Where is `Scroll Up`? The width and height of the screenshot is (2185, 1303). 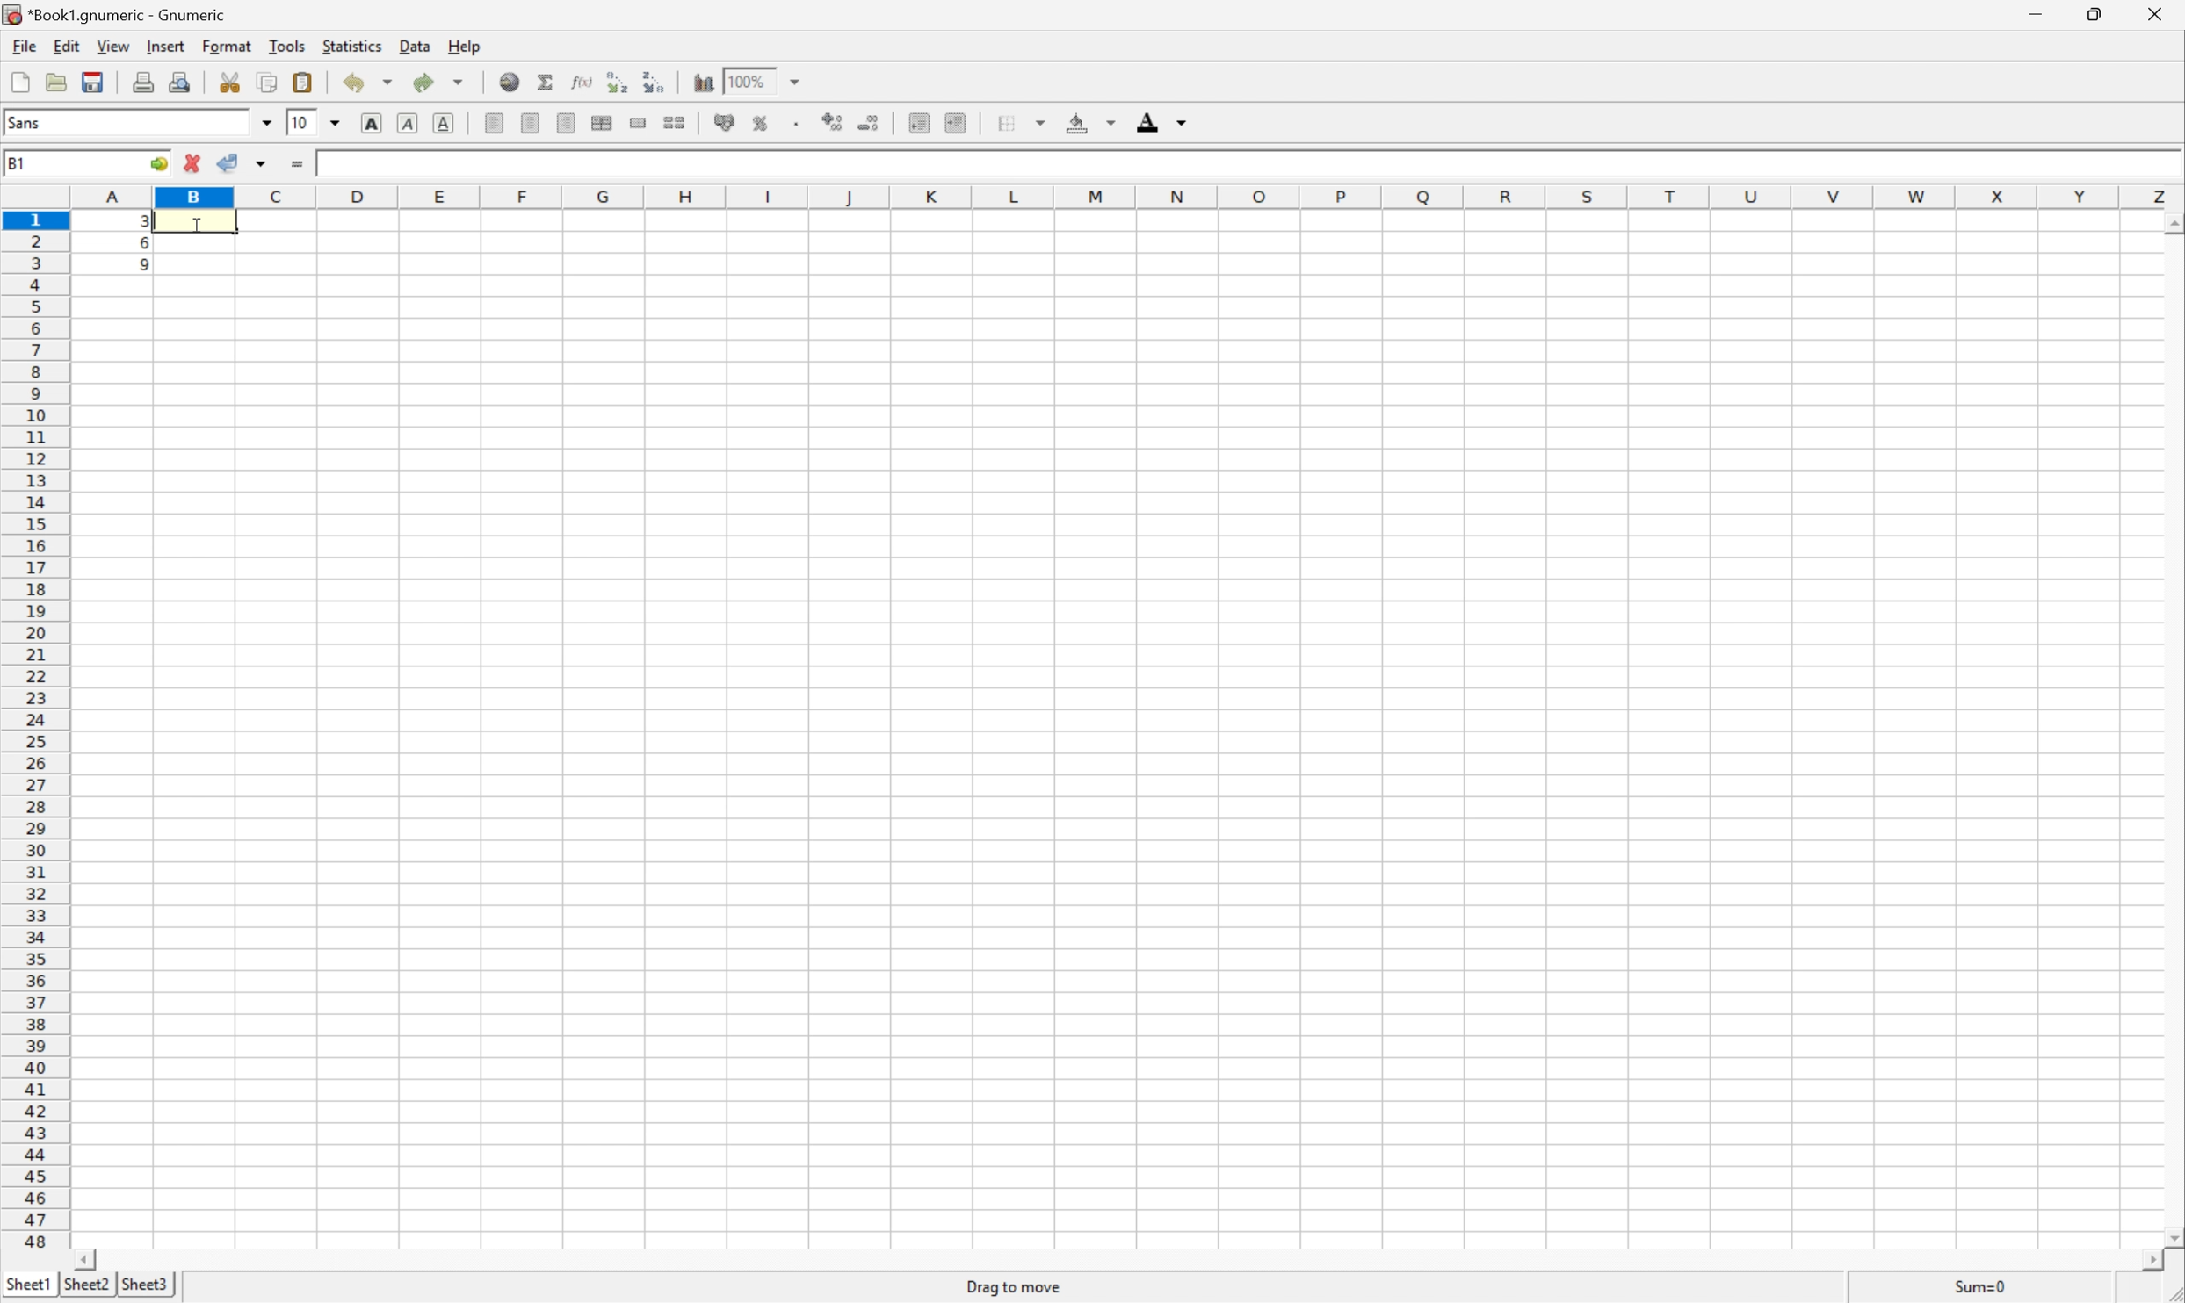
Scroll Up is located at coordinates (2171, 224).